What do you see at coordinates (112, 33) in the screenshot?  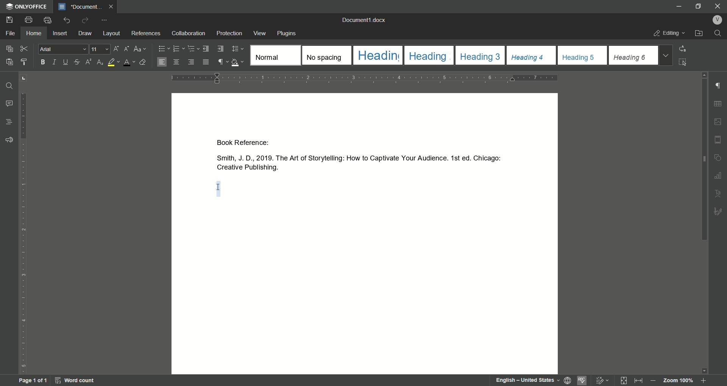 I see `layout` at bounding box center [112, 33].